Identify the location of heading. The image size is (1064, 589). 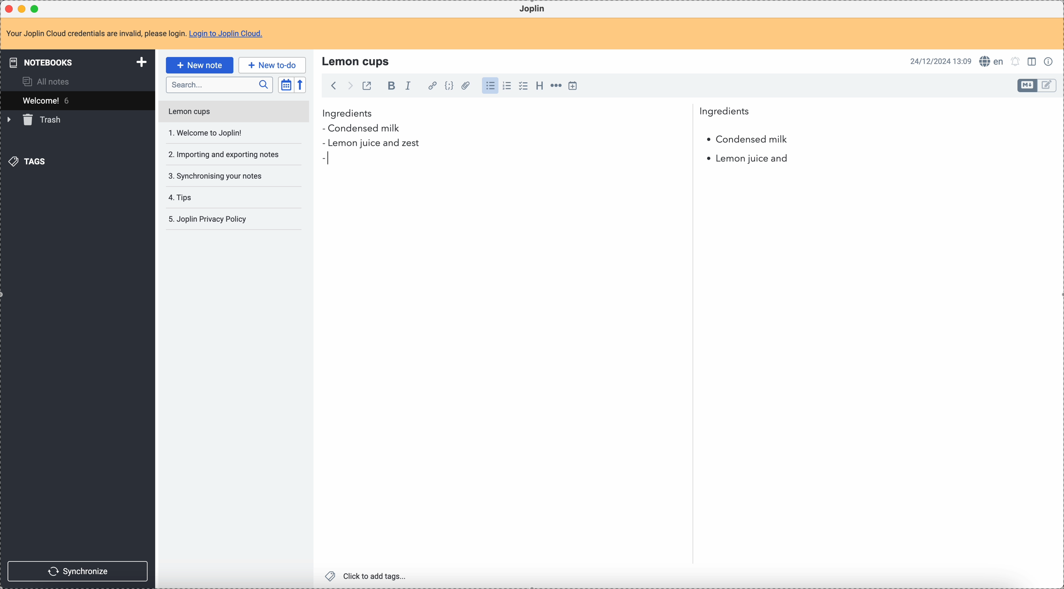
(539, 85).